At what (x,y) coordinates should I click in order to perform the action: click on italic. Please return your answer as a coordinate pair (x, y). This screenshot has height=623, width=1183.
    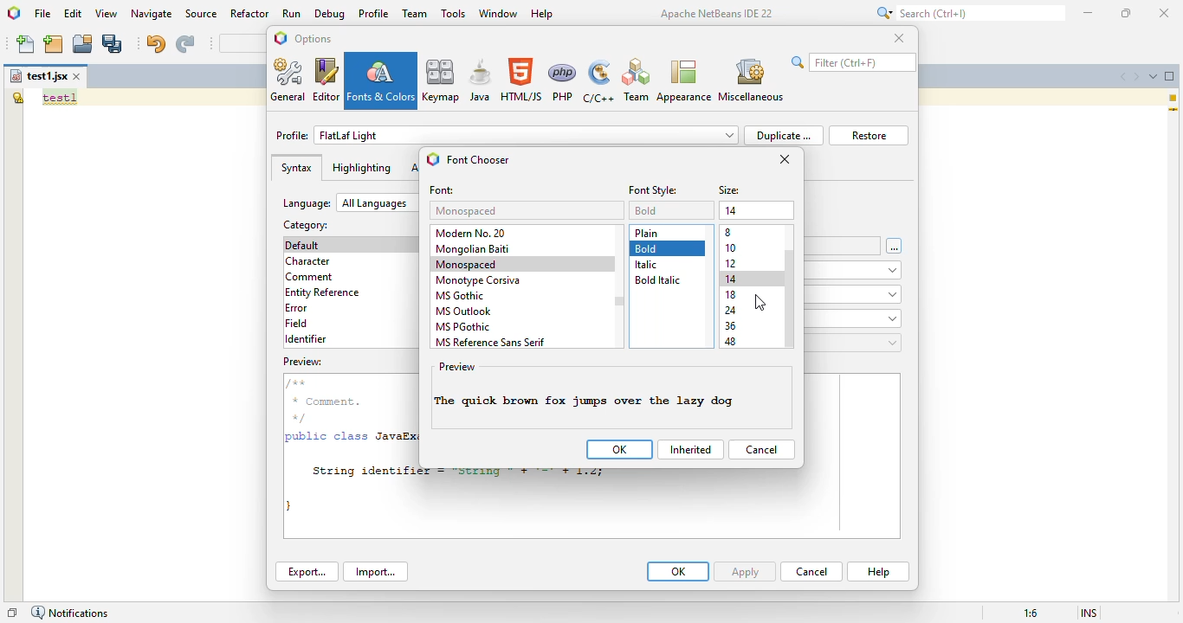
    Looking at the image, I should click on (645, 265).